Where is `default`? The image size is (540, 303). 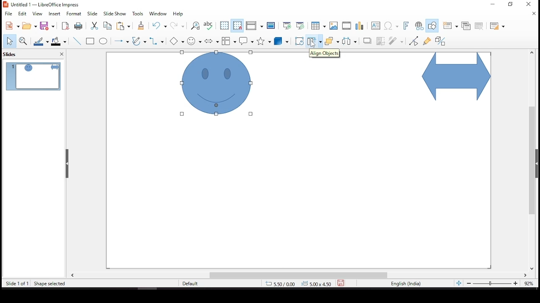 default is located at coordinates (197, 284).